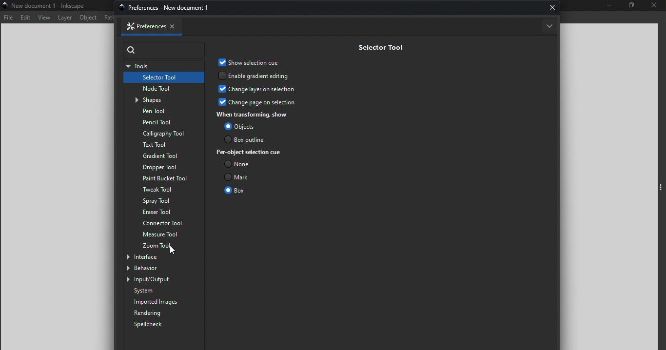  I want to click on Close, so click(656, 6).